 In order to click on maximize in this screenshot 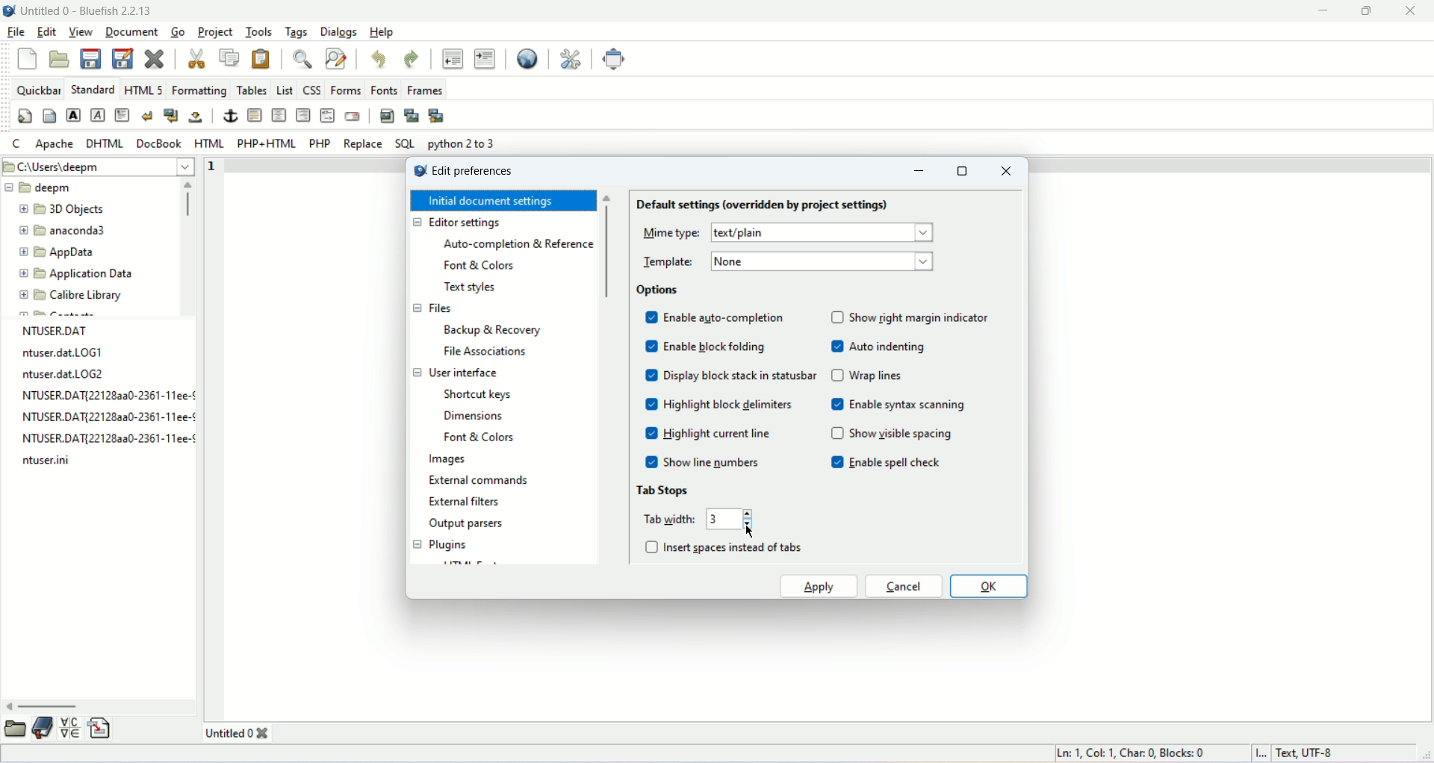, I will do `click(965, 170)`.